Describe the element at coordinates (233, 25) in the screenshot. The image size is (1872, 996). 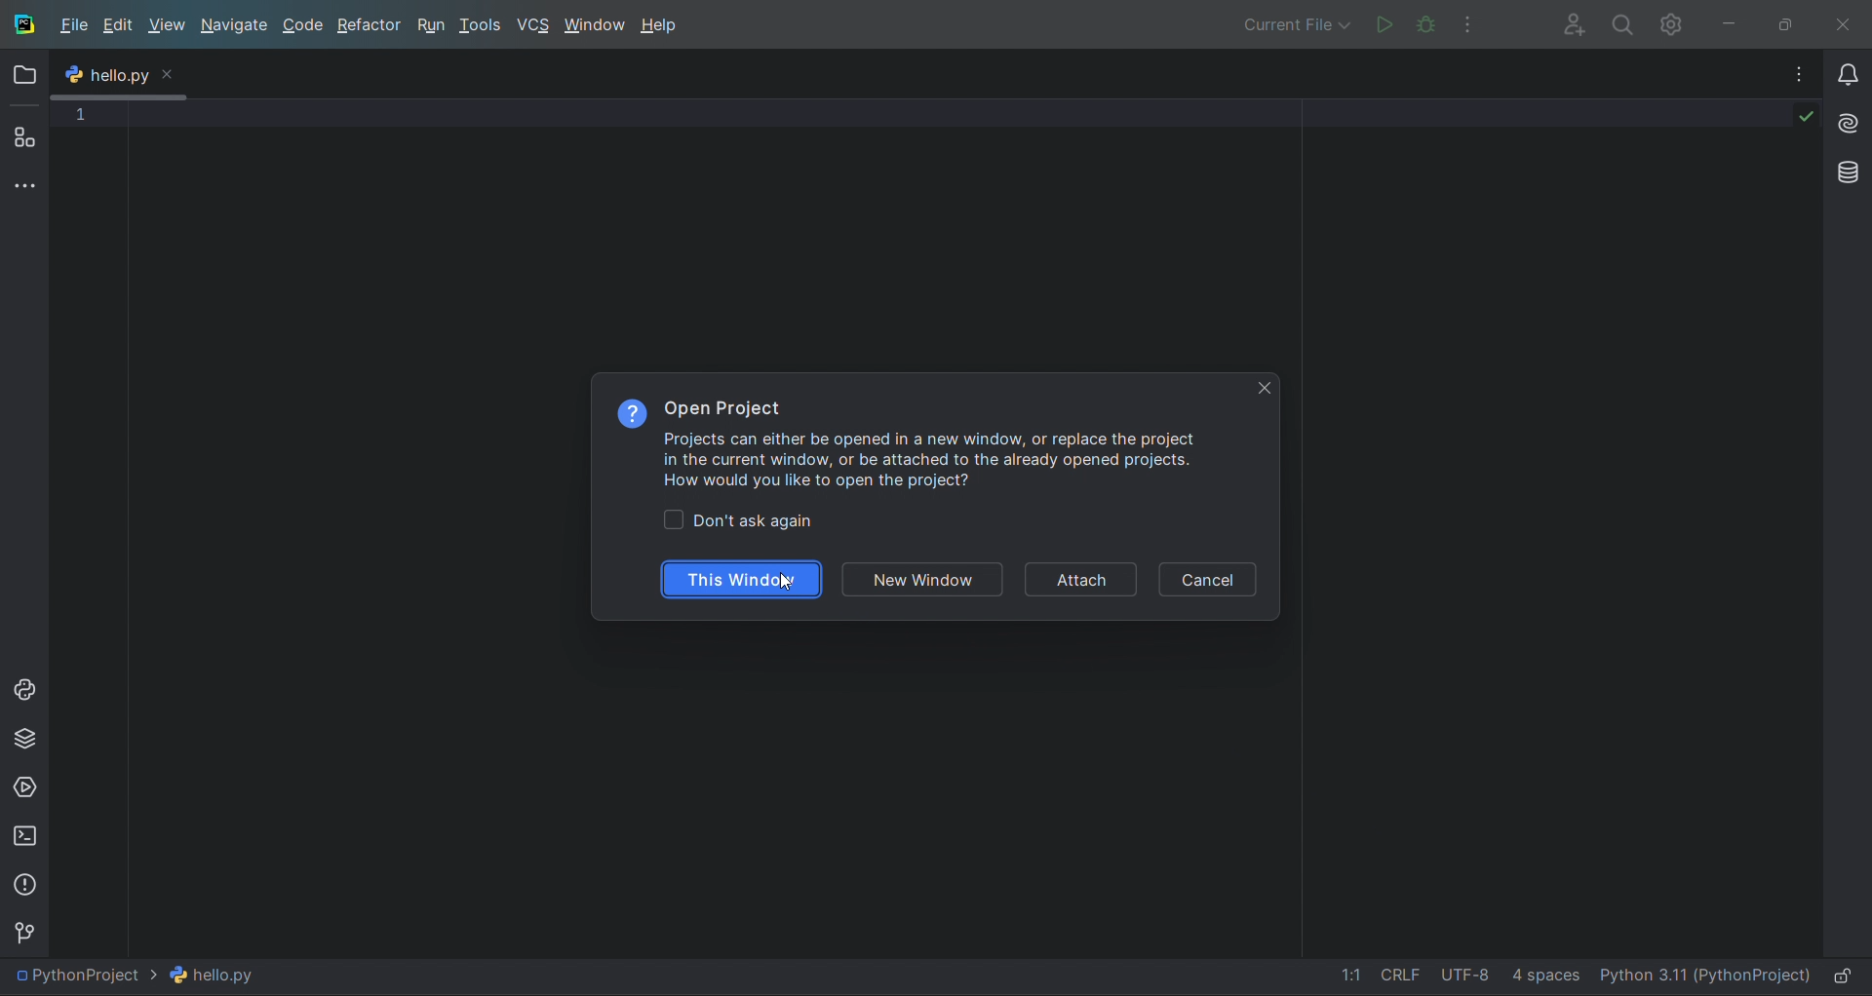
I see `navigate` at that location.